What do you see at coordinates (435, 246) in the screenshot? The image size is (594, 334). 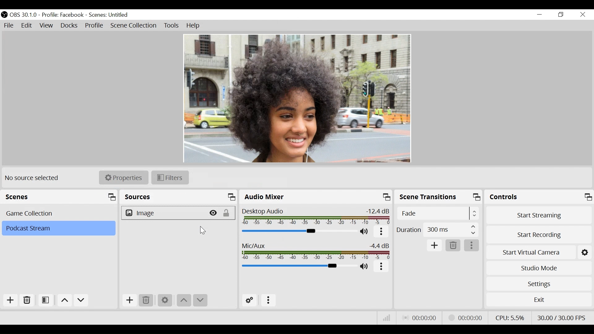 I see `Add ` at bounding box center [435, 246].